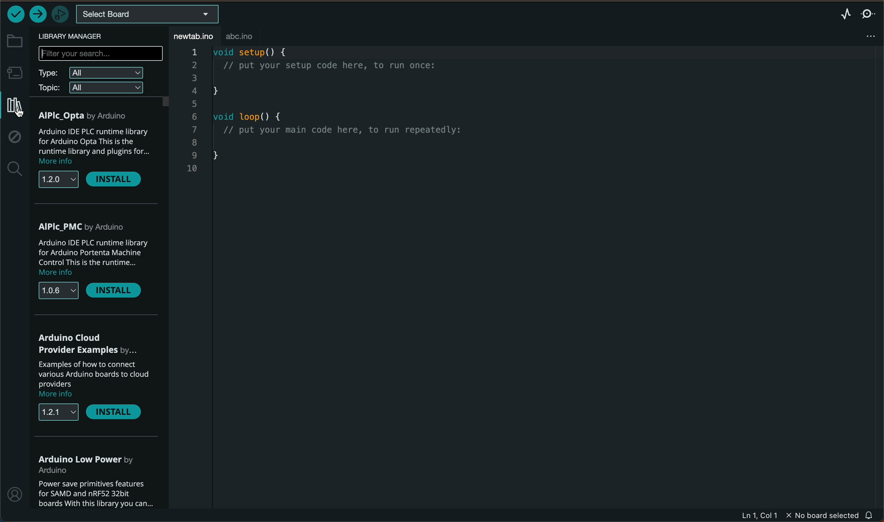 This screenshot has width=884, height=522. What do you see at coordinates (873, 515) in the screenshot?
I see `notification` at bounding box center [873, 515].